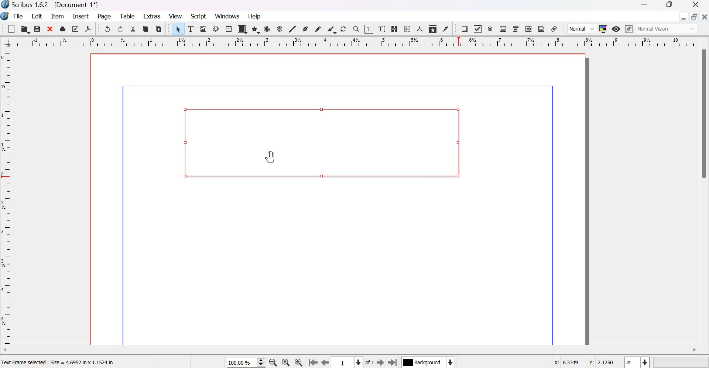  What do you see at coordinates (705, 114) in the screenshot?
I see `Scrollbar` at bounding box center [705, 114].